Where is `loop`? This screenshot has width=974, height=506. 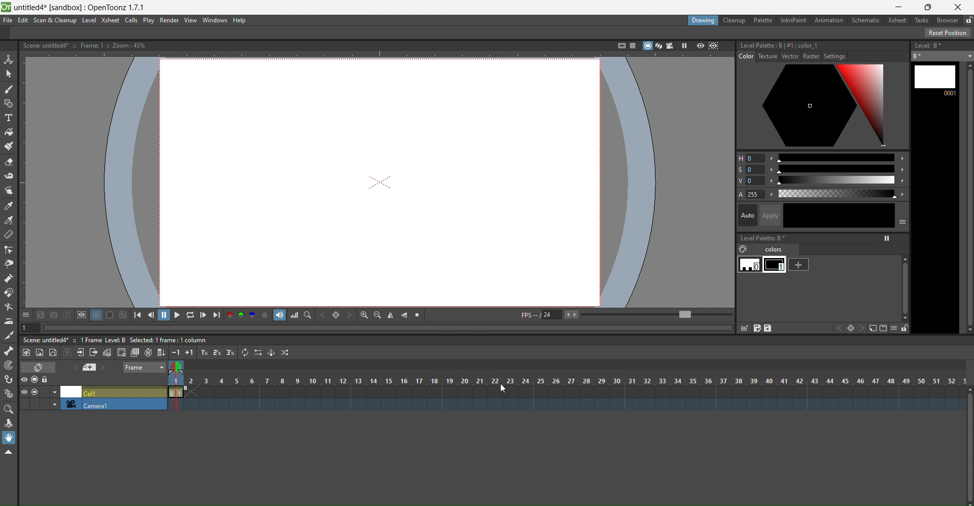
loop is located at coordinates (190, 314).